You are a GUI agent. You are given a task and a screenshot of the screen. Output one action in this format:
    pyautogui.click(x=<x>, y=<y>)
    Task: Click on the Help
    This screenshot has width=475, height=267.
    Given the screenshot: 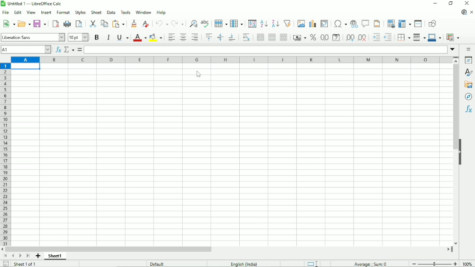 What is the action you would take?
    pyautogui.click(x=161, y=13)
    